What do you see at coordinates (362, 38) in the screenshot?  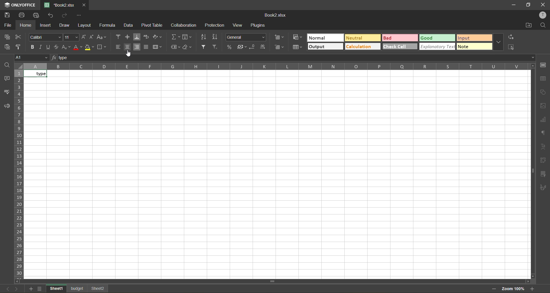 I see `neutral` at bounding box center [362, 38].